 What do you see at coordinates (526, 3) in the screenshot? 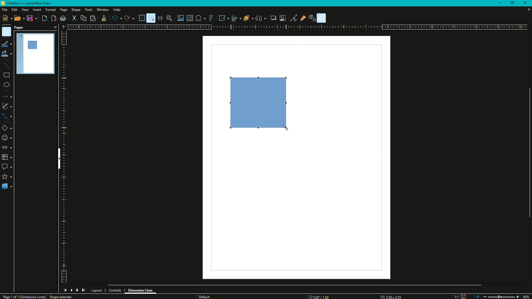
I see `Close` at bounding box center [526, 3].